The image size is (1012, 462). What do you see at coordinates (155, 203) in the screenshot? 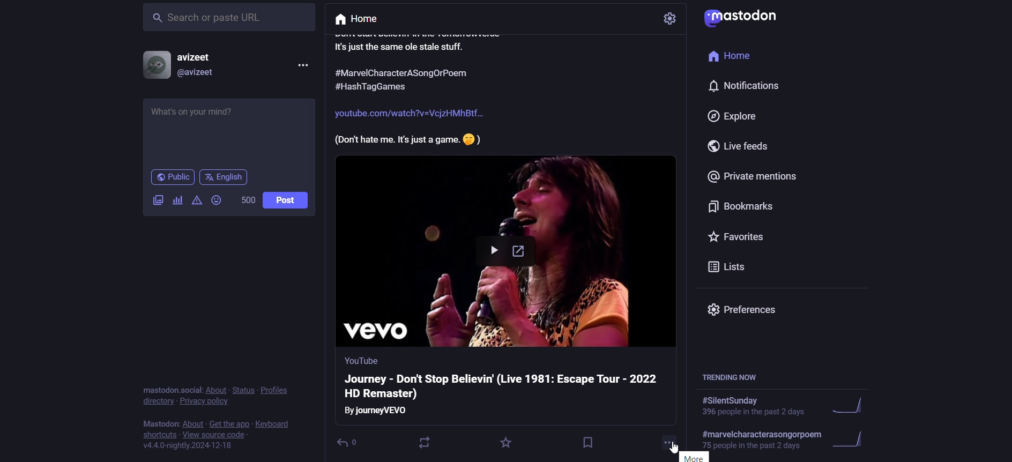
I see `add imgae` at bounding box center [155, 203].